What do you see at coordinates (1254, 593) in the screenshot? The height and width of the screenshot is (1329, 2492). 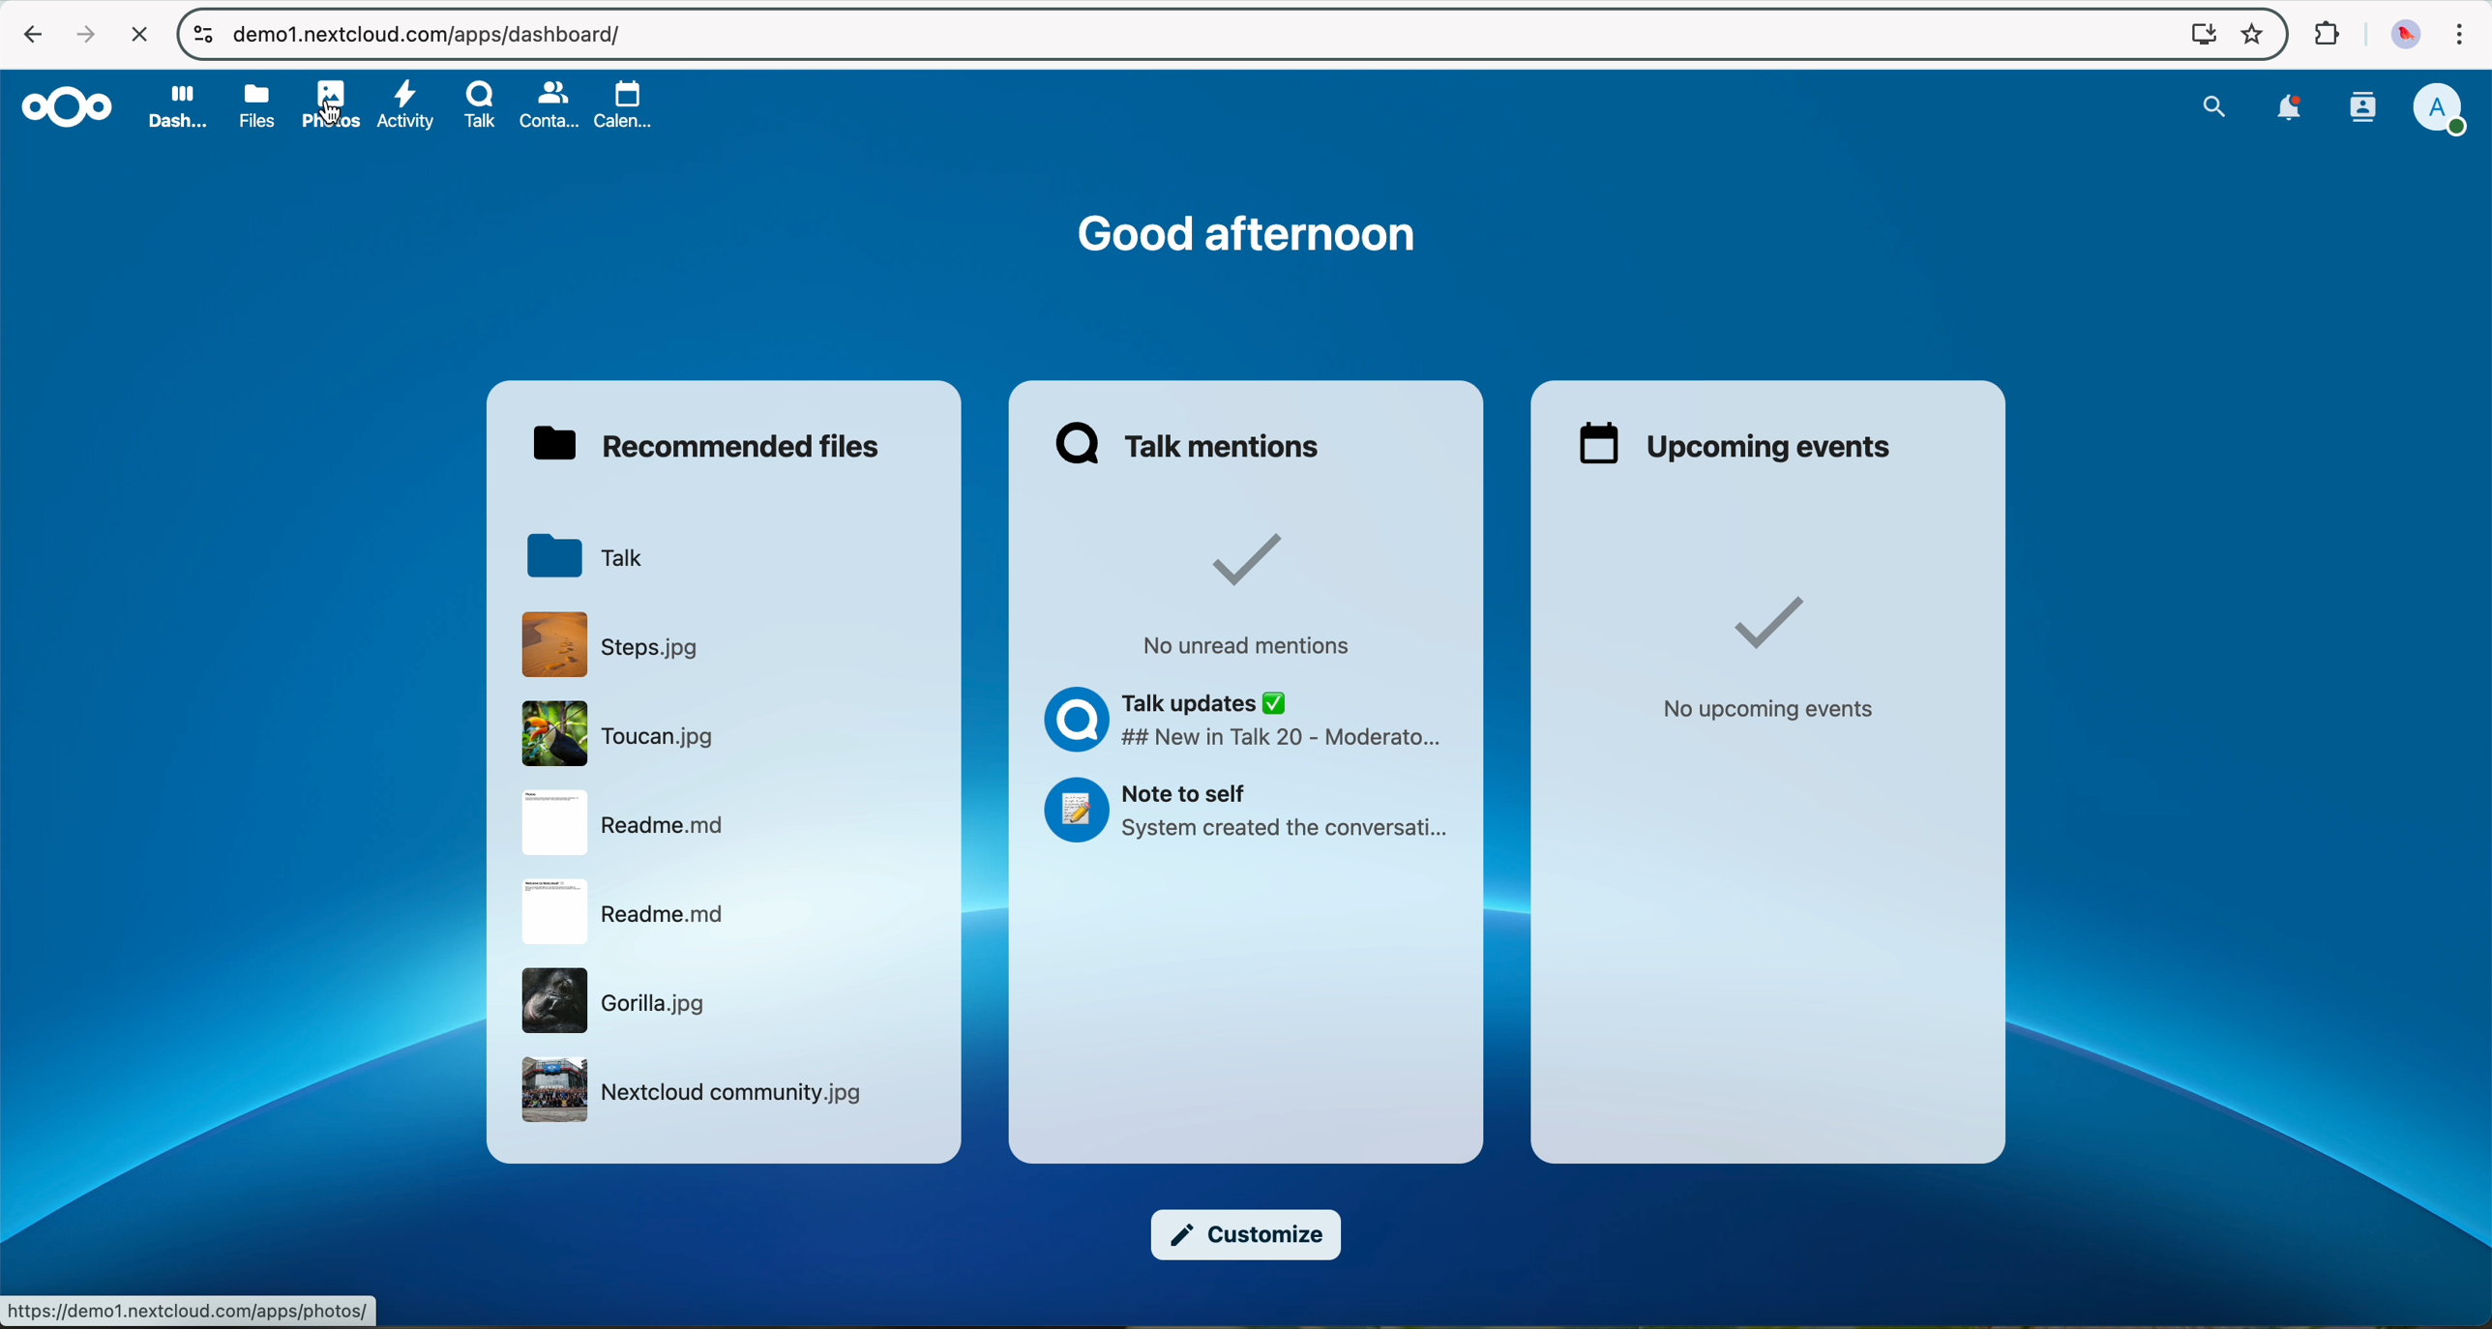 I see `no unread mentions` at bounding box center [1254, 593].